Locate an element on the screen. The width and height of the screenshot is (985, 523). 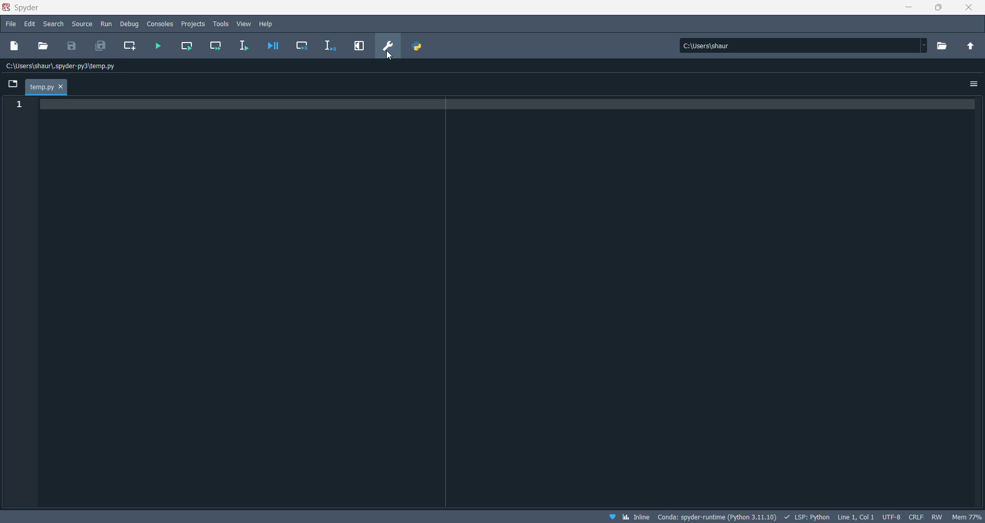
run current cell is located at coordinates (189, 47).